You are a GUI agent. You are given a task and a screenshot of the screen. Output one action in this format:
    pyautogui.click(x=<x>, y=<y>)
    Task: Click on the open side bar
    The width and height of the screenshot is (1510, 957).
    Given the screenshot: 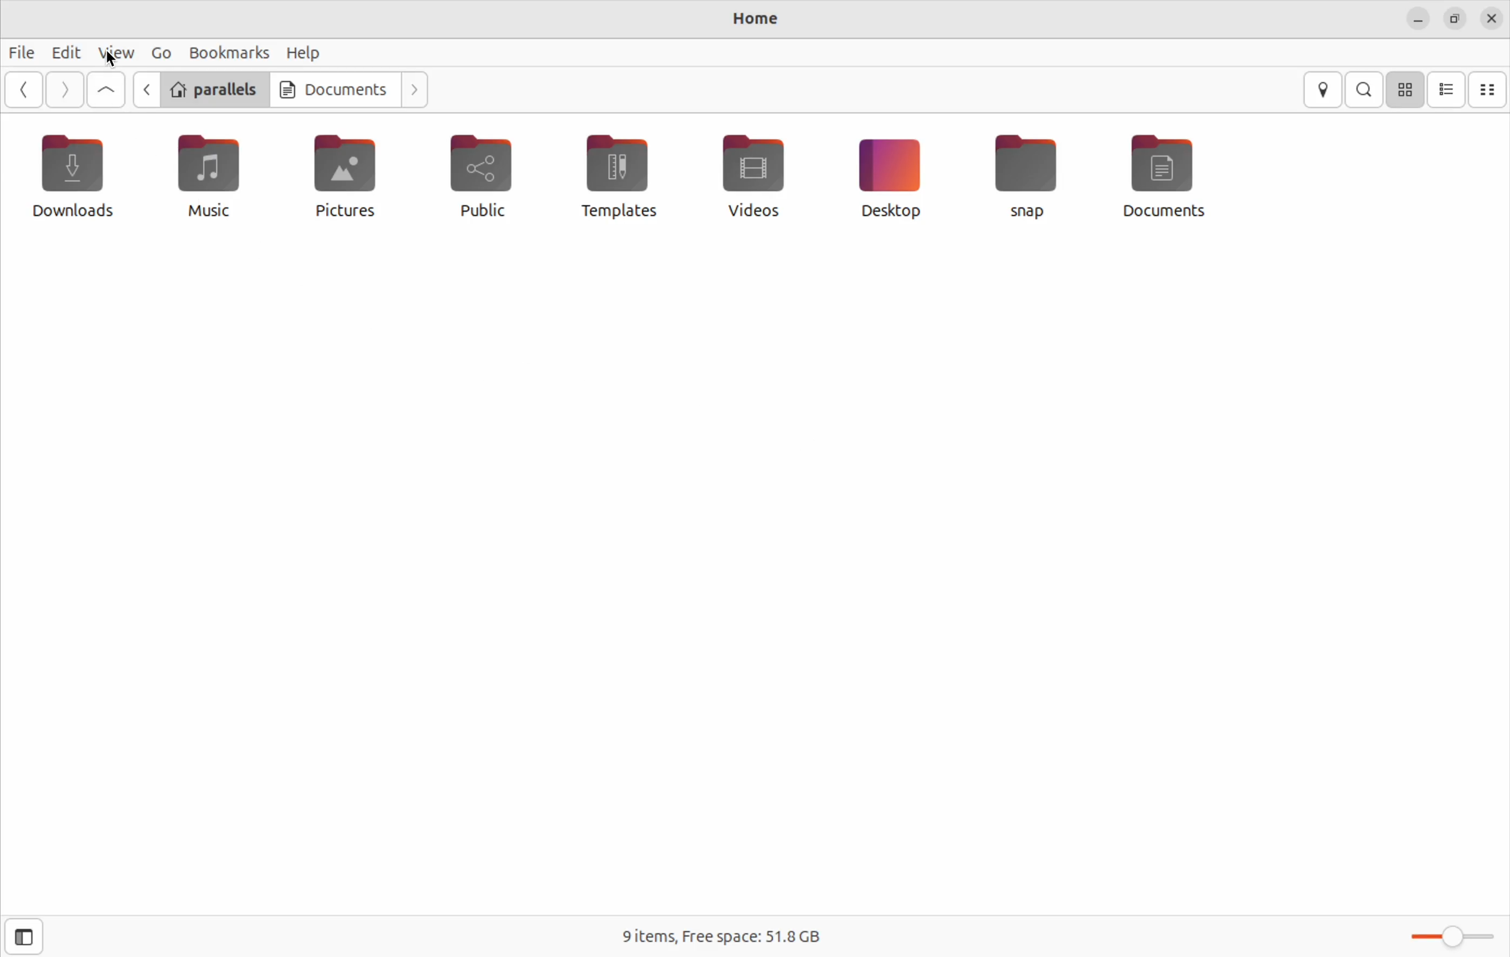 What is the action you would take?
    pyautogui.click(x=21, y=937)
    